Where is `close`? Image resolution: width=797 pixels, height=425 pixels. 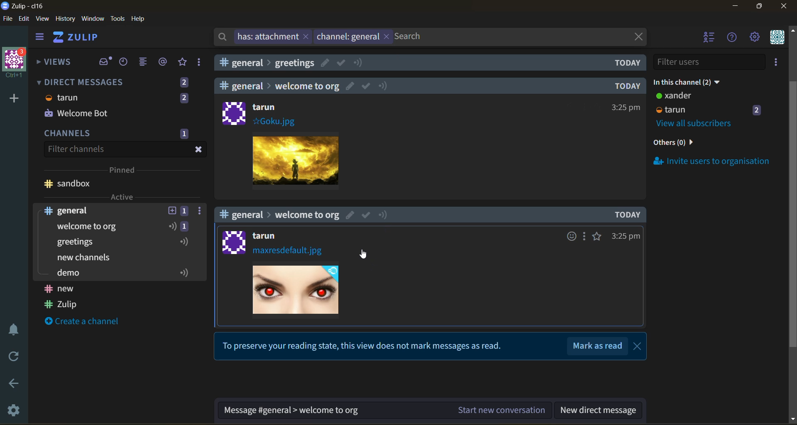
close is located at coordinates (637, 36).